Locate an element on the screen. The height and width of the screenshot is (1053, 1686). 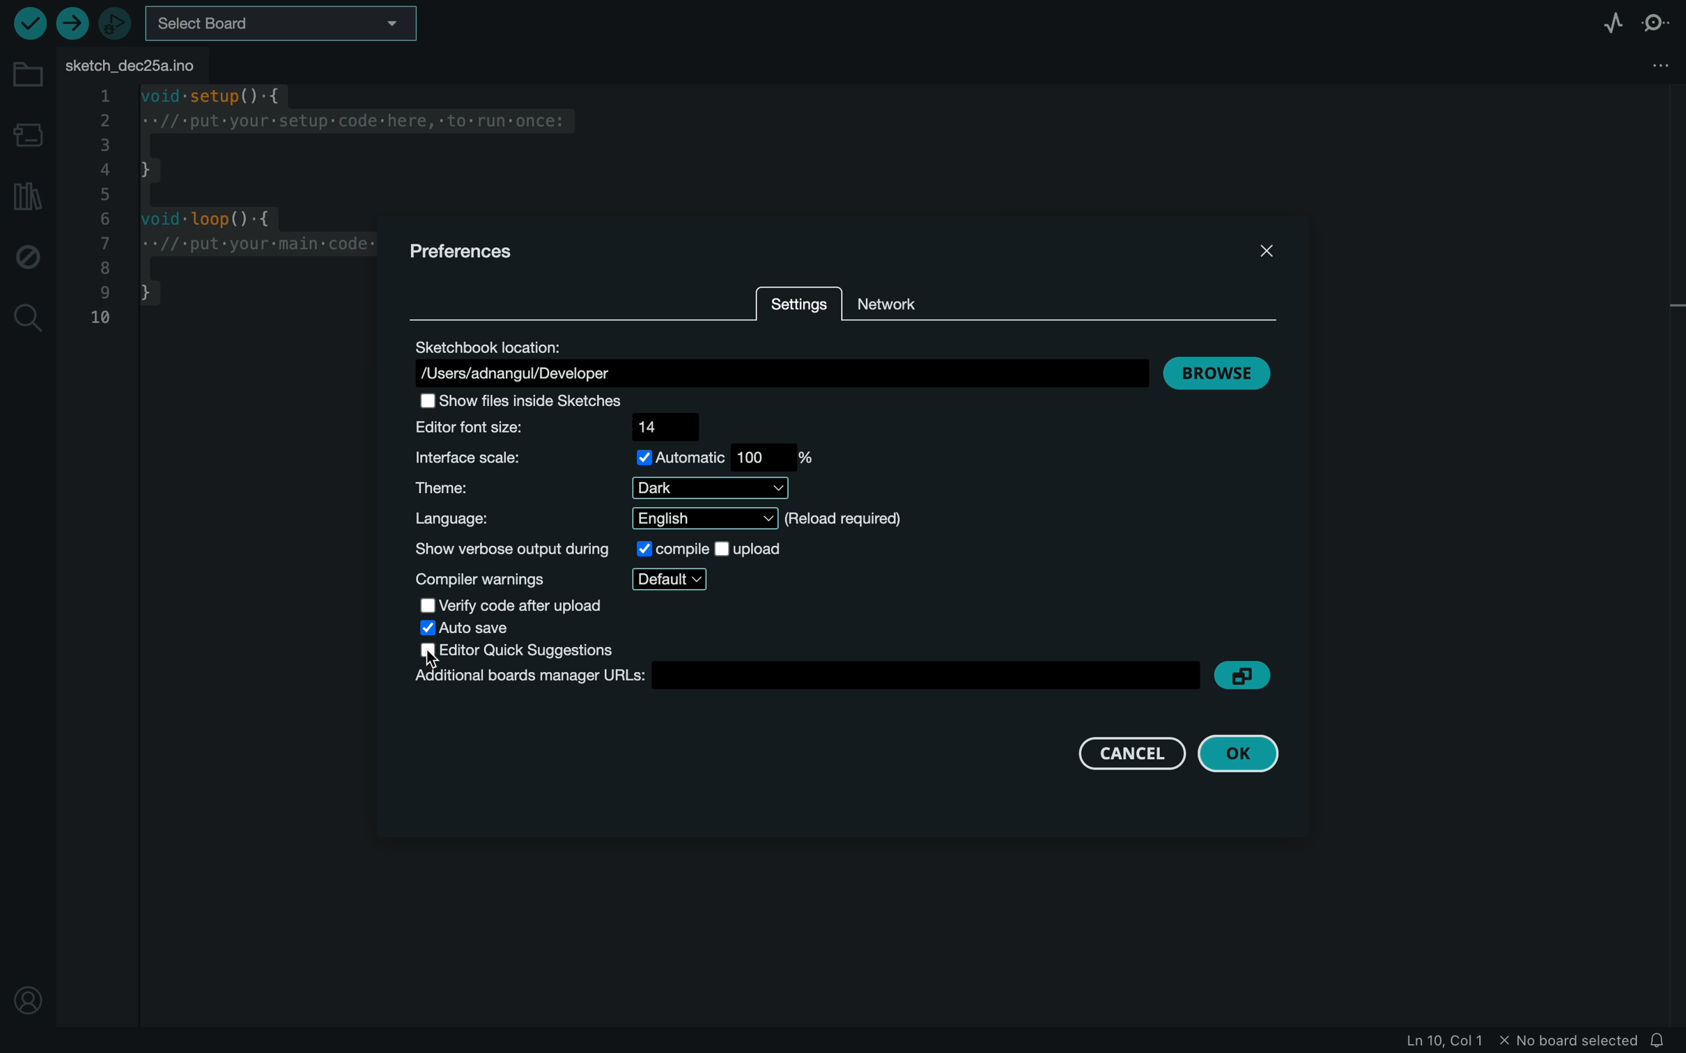
location  is located at coordinates (776, 359).